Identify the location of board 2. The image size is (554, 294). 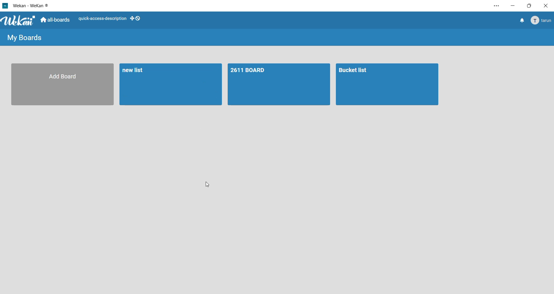
(387, 85).